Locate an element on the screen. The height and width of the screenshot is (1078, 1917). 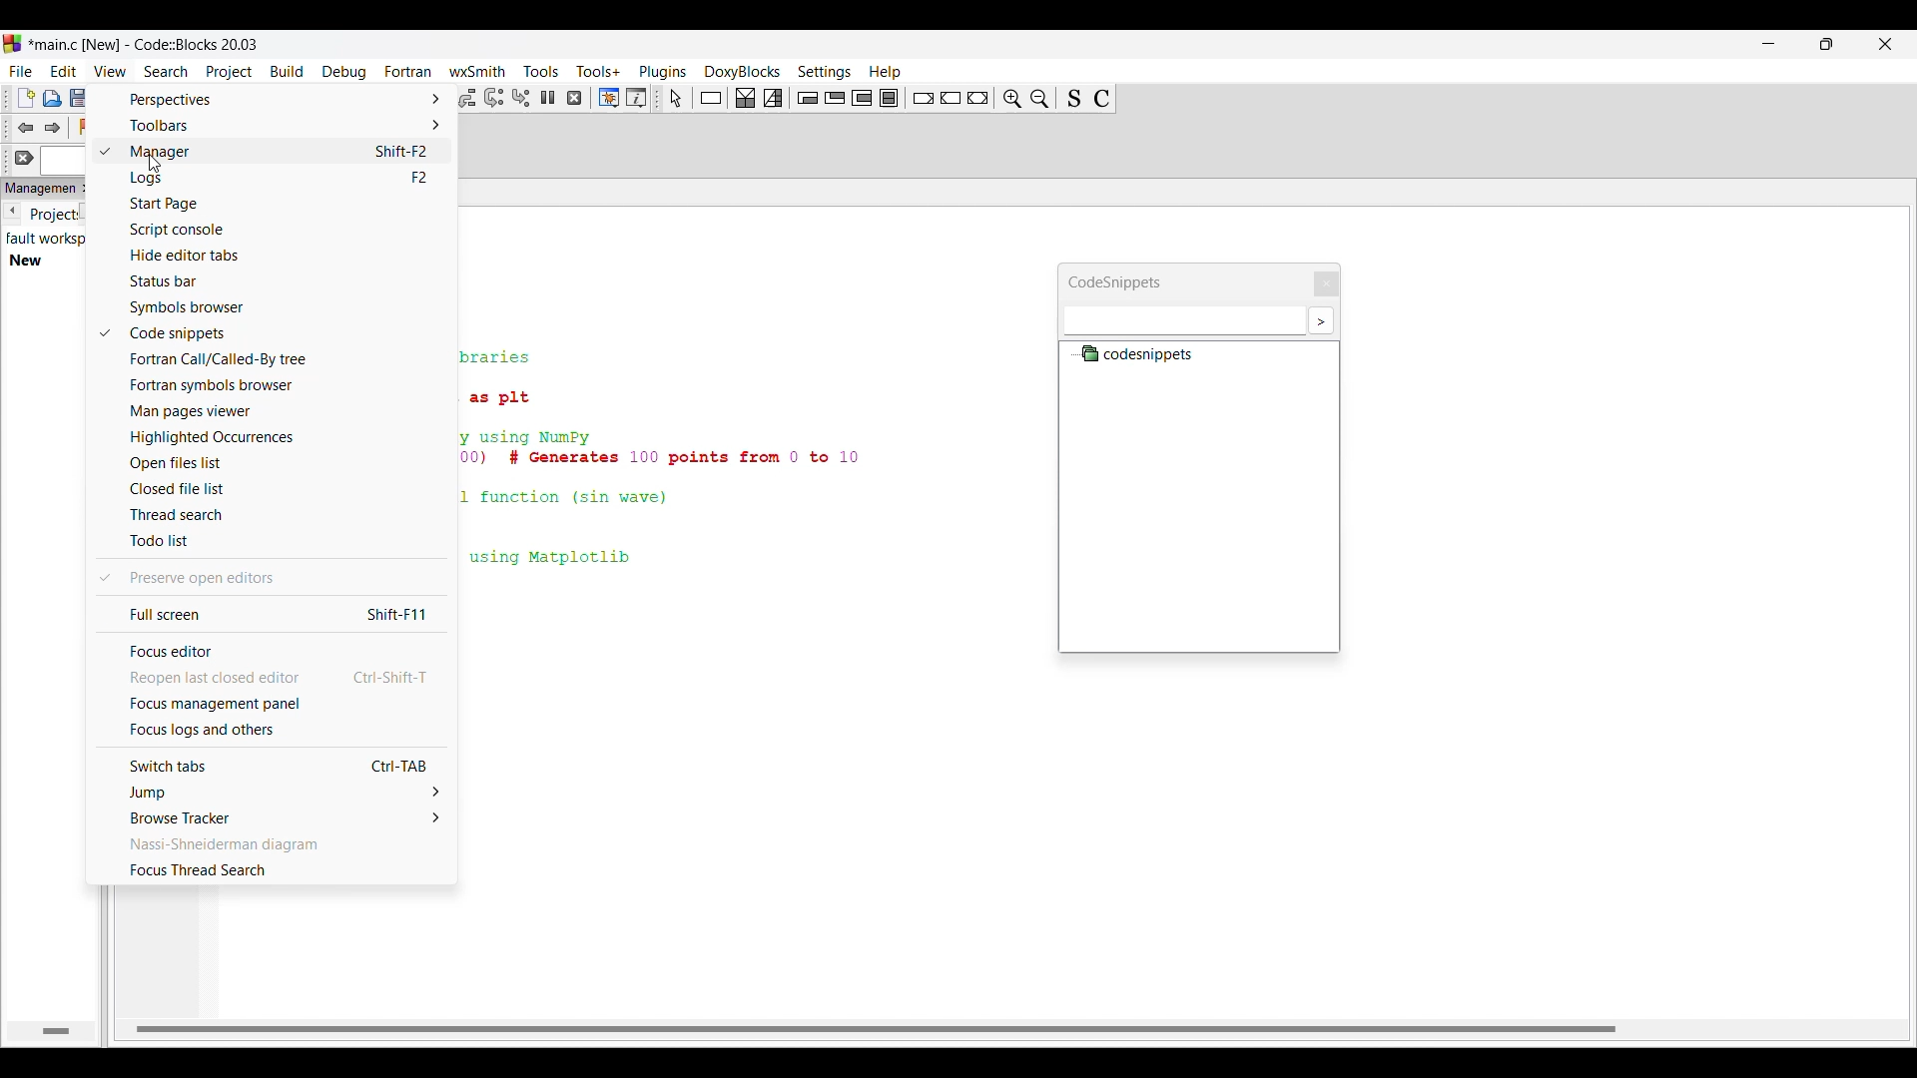
Decision is located at coordinates (745, 98).